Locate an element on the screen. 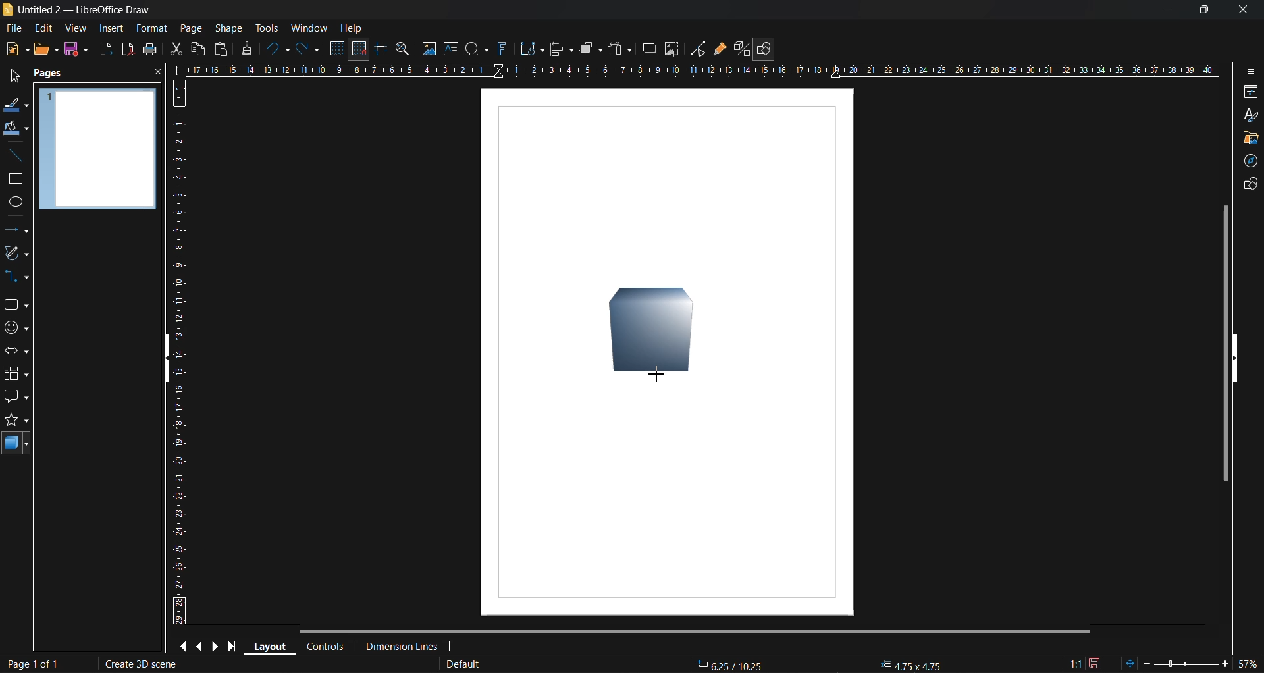 Image resolution: width=1264 pixels, height=673 pixels. zoom factor is located at coordinates (1249, 662).